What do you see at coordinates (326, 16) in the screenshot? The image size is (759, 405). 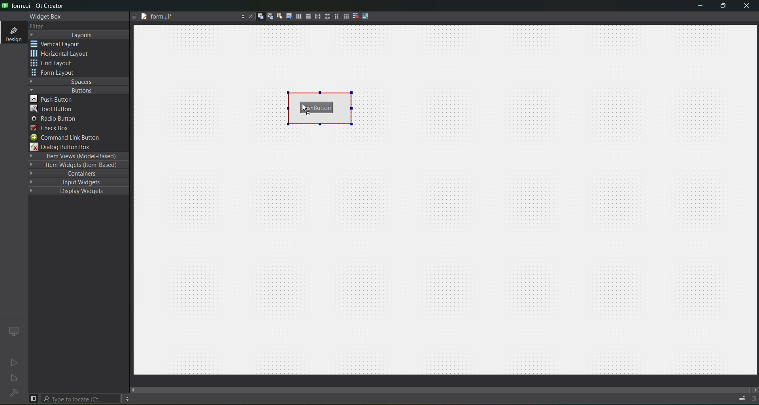 I see `vertical splitter` at bounding box center [326, 16].